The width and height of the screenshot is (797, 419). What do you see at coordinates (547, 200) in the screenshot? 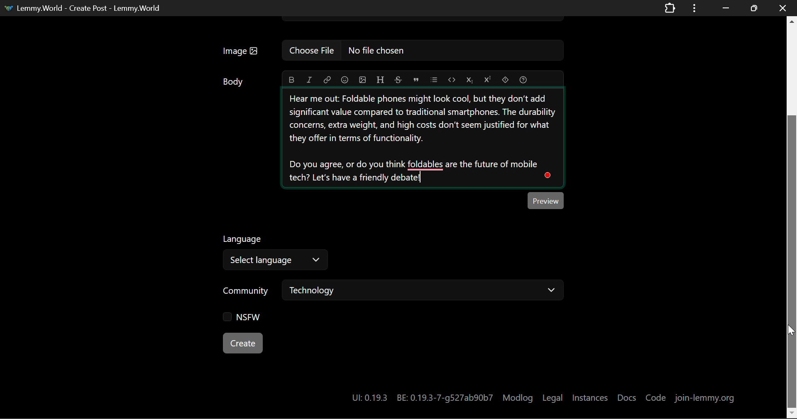
I see `Preview Post Button` at bounding box center [547, 200].